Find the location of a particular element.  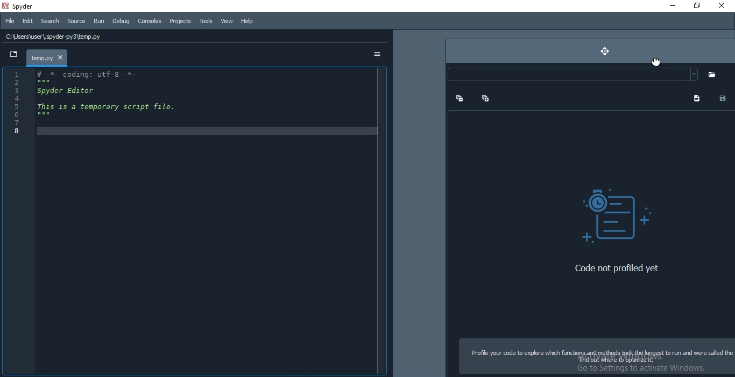

moved window is located at coordinates (589, 207).